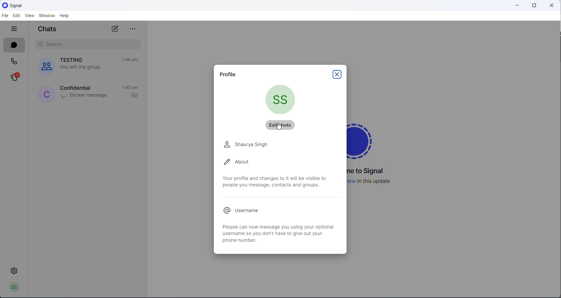 The height and width of the screenshot is (298, 561). What do you see at coordinates (552, 6) in the screenshot?
I see `close` at bounding box center [552, 6].